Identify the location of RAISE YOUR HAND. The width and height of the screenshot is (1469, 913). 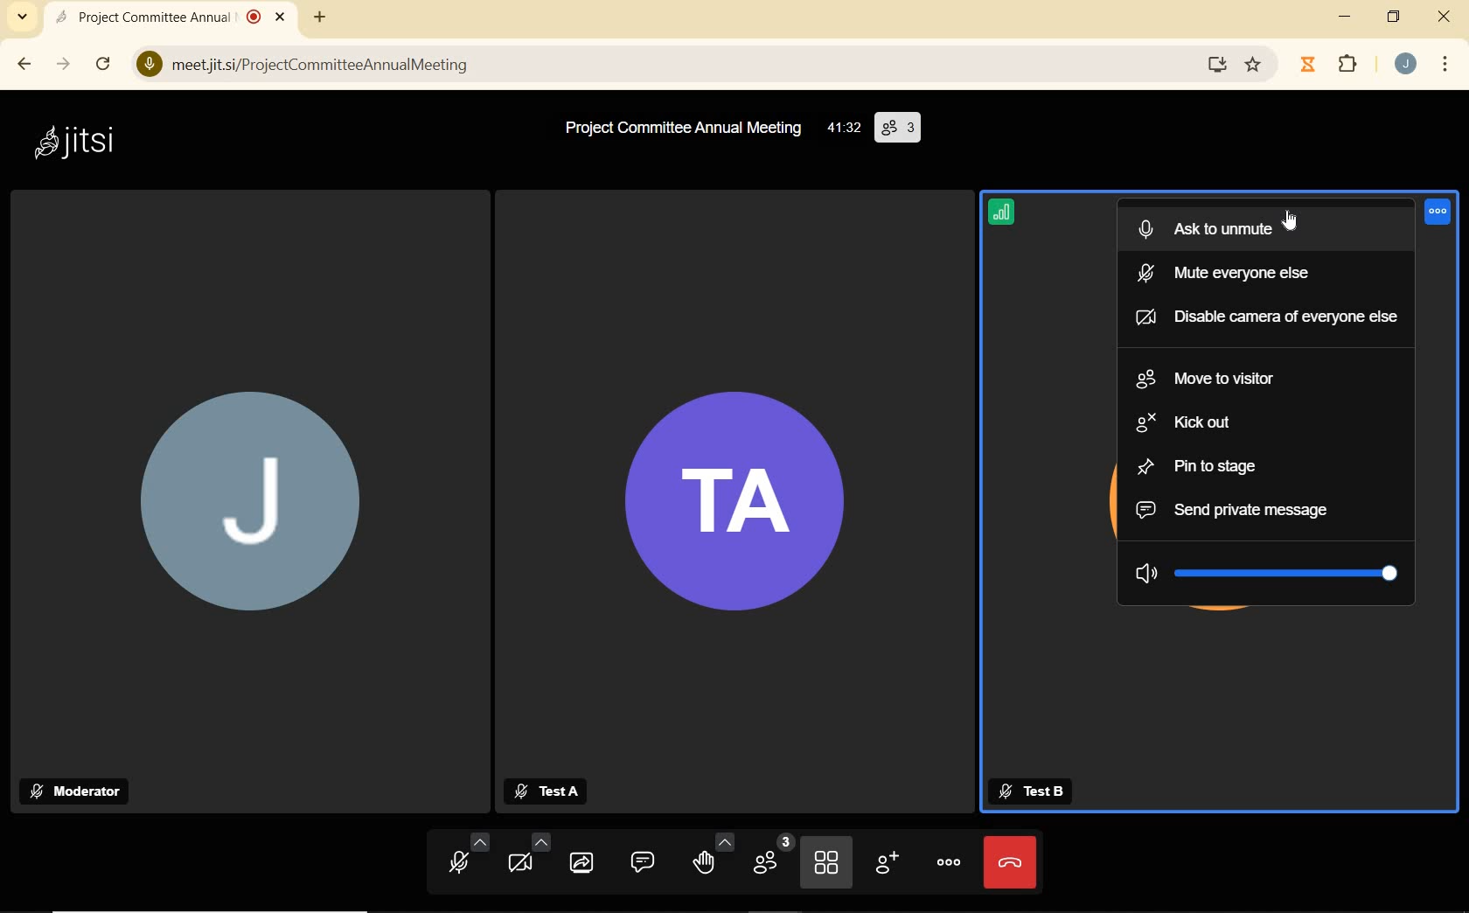
(710, 855).